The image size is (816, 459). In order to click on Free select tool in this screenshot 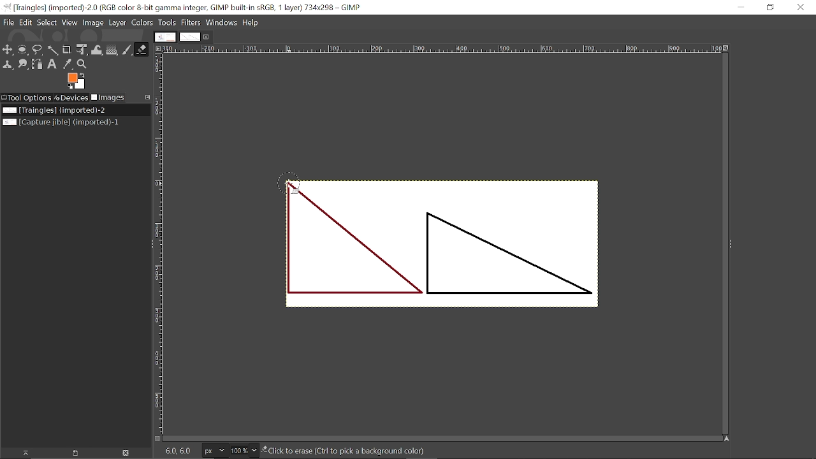, I will do `click(37, 50)`.